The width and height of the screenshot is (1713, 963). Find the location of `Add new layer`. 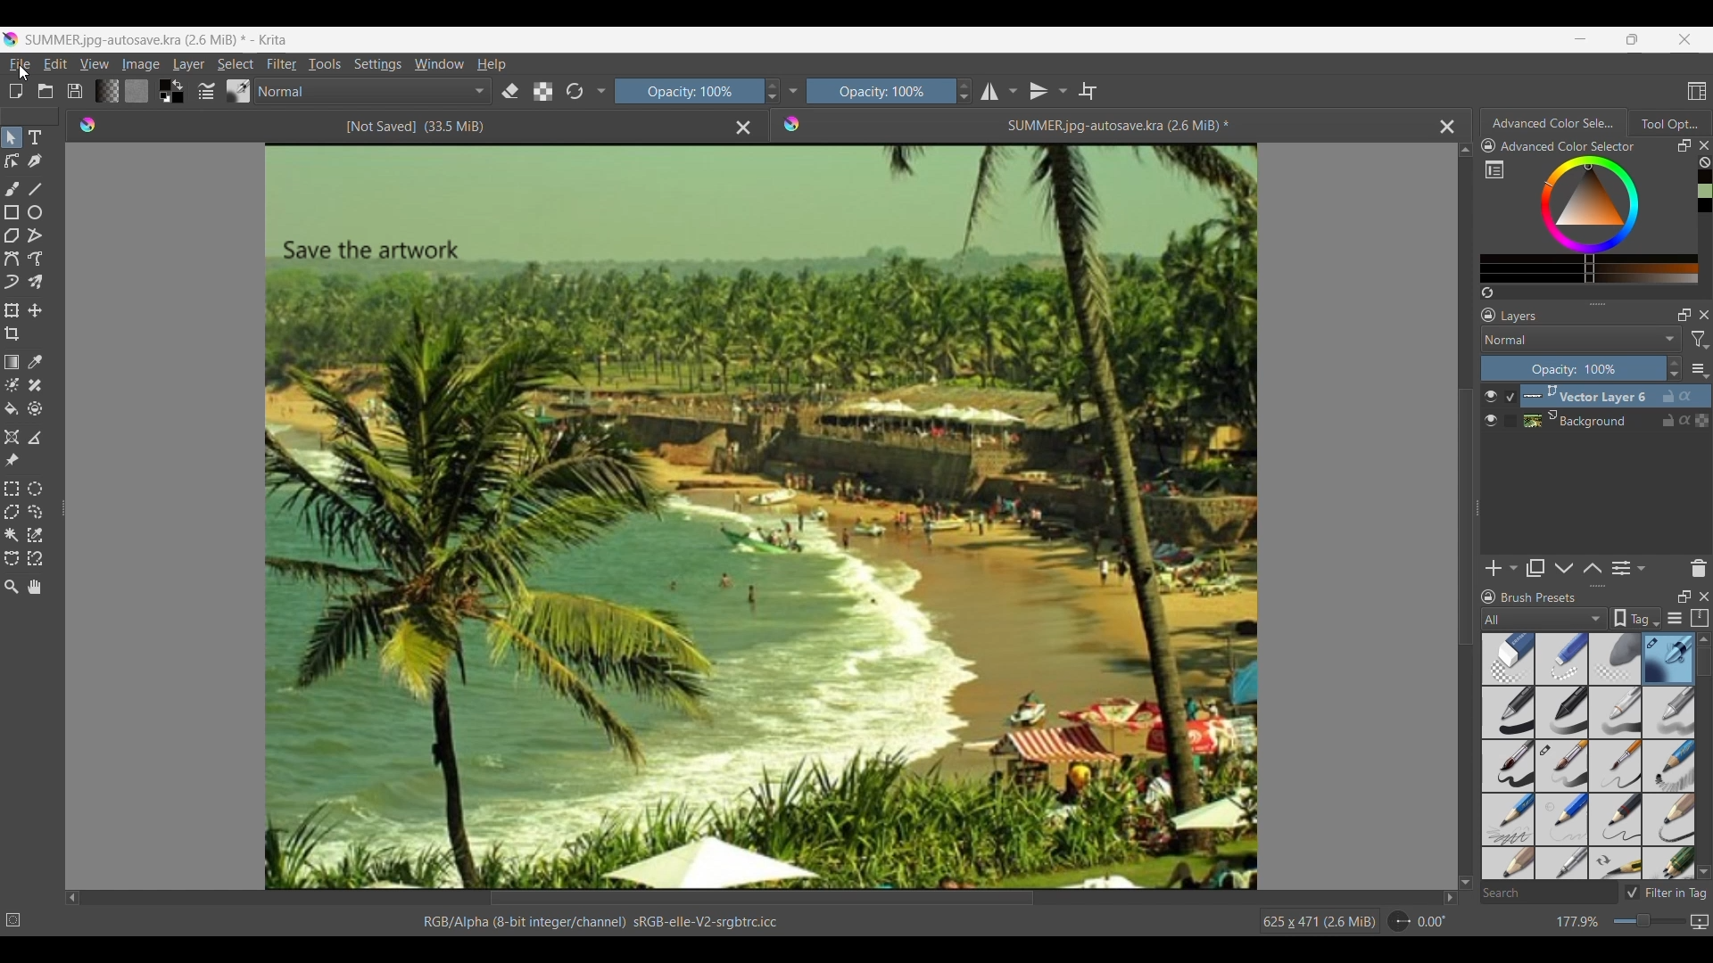

Add new layer is located at coordinates (1502, 568).